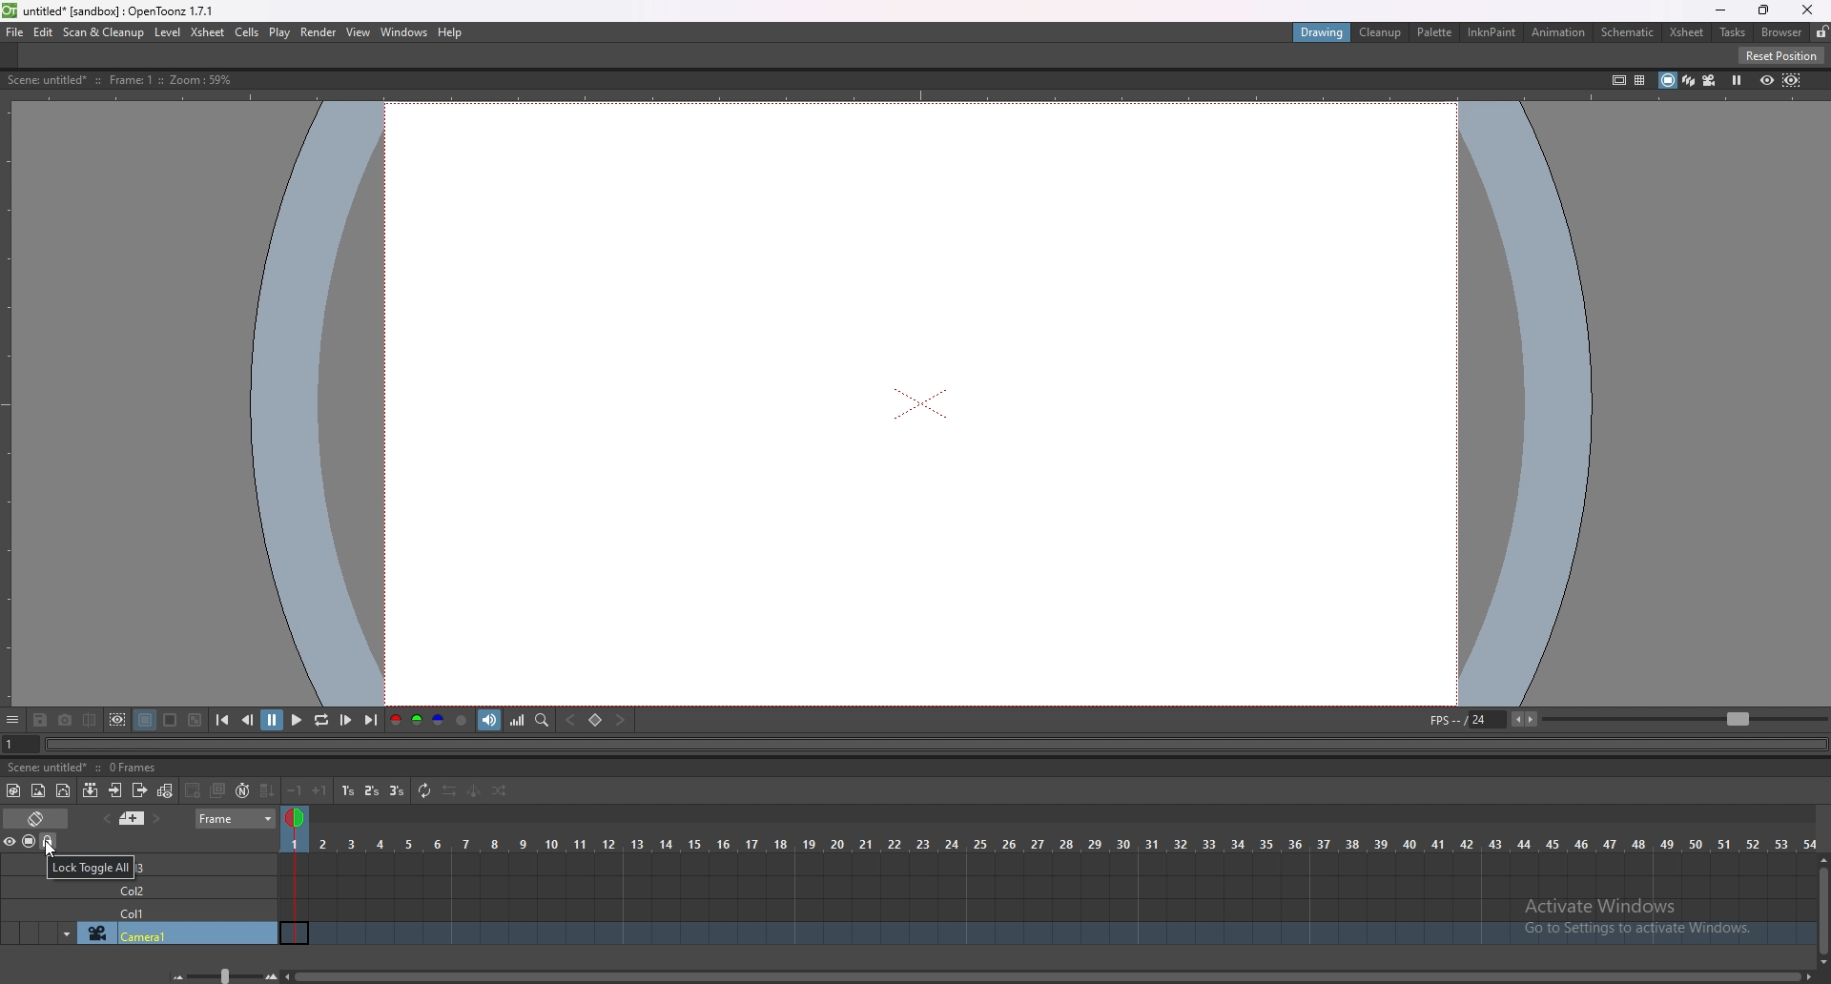 The width and height of the screenshot is (1831, 984). Describe the element at coordinates (1766, 79) in the screenshot. I see `preview` at that location.